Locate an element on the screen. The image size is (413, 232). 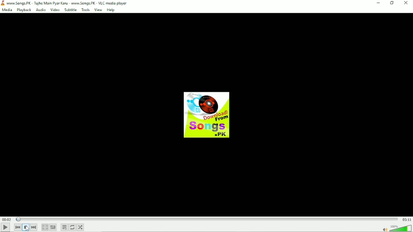
Play is located at coordinates (5, 227).